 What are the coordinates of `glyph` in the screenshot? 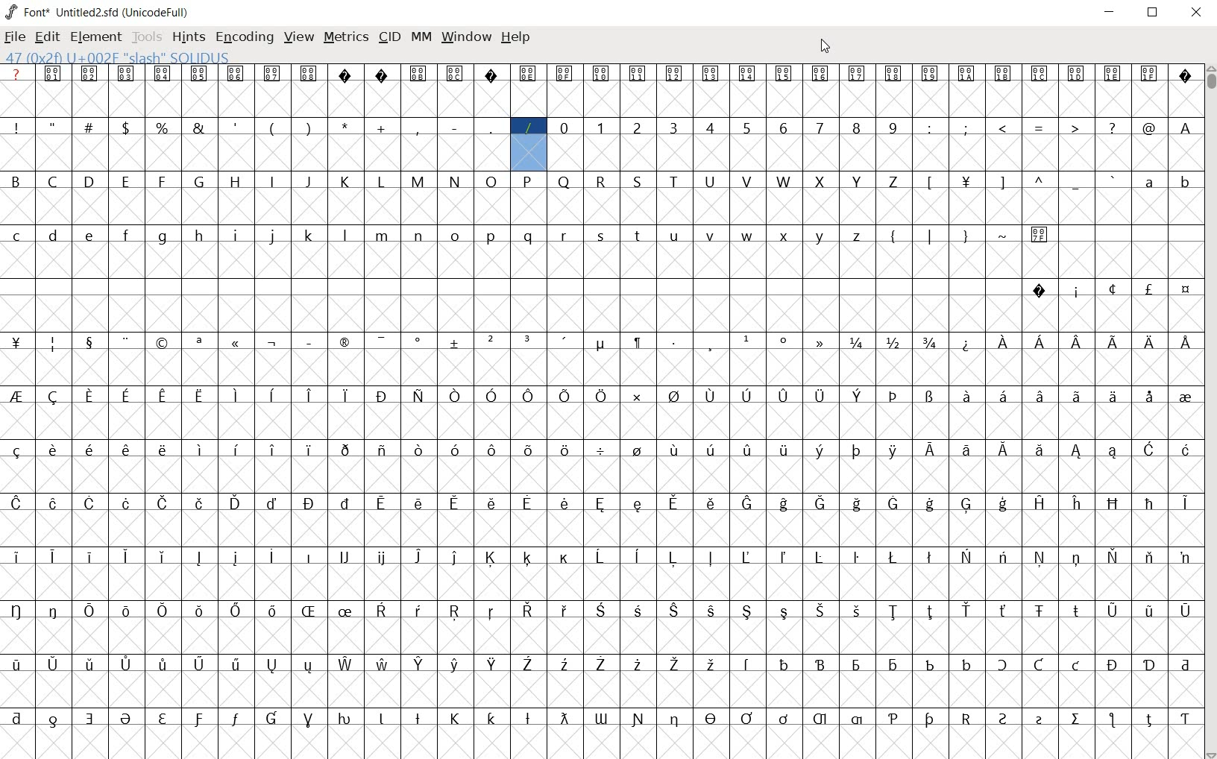 It's located at (527, 74).